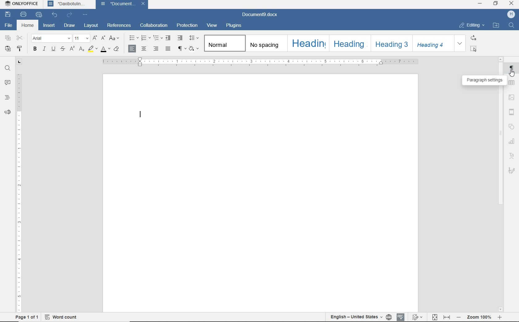  Describe the element at coordinates (53, 49) in the screenshot. I see `underline` at that location.